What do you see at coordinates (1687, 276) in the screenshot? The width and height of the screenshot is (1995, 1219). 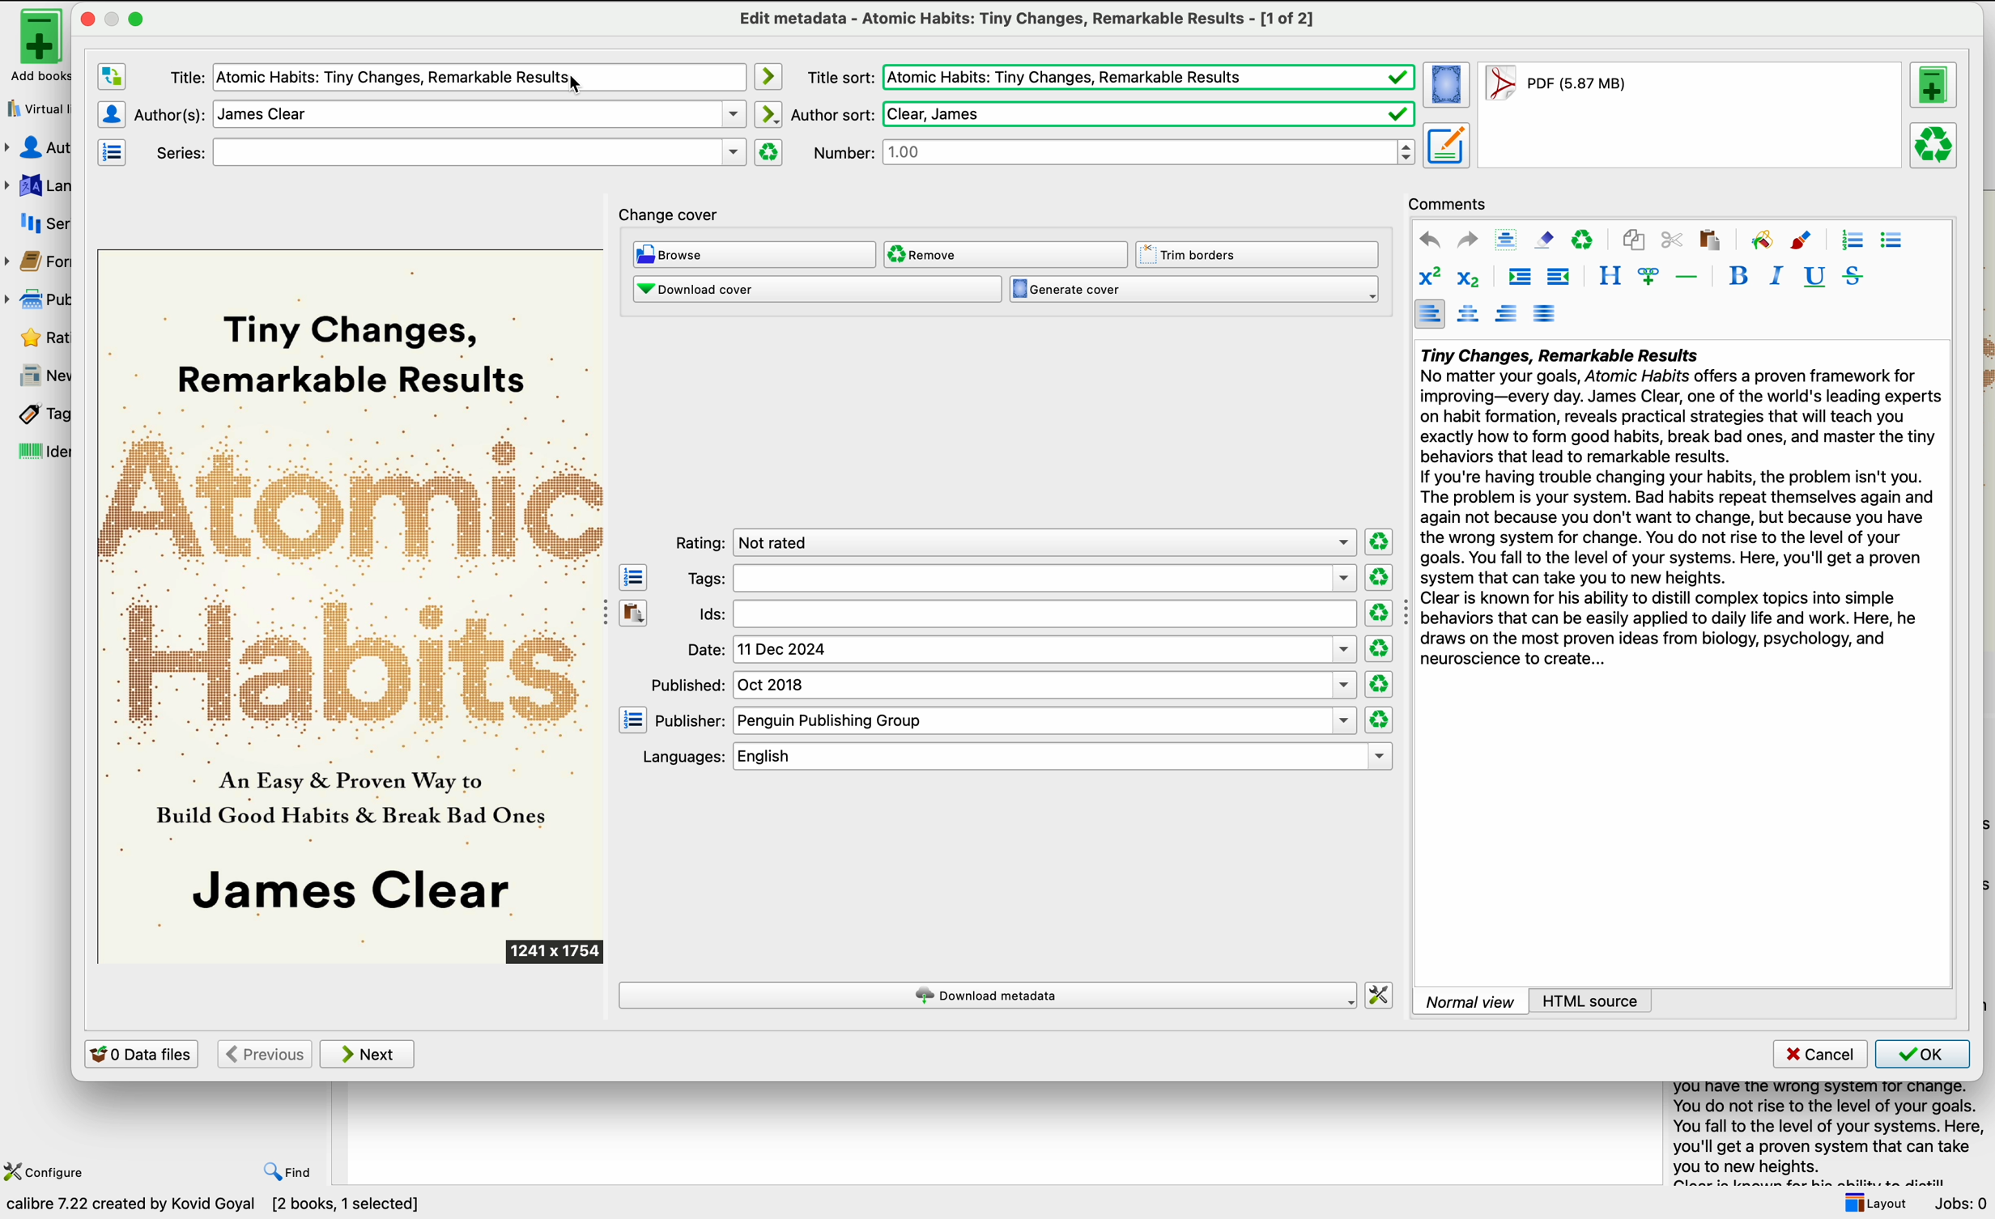 I see `insert separator` at bounding box center [1687, 276].